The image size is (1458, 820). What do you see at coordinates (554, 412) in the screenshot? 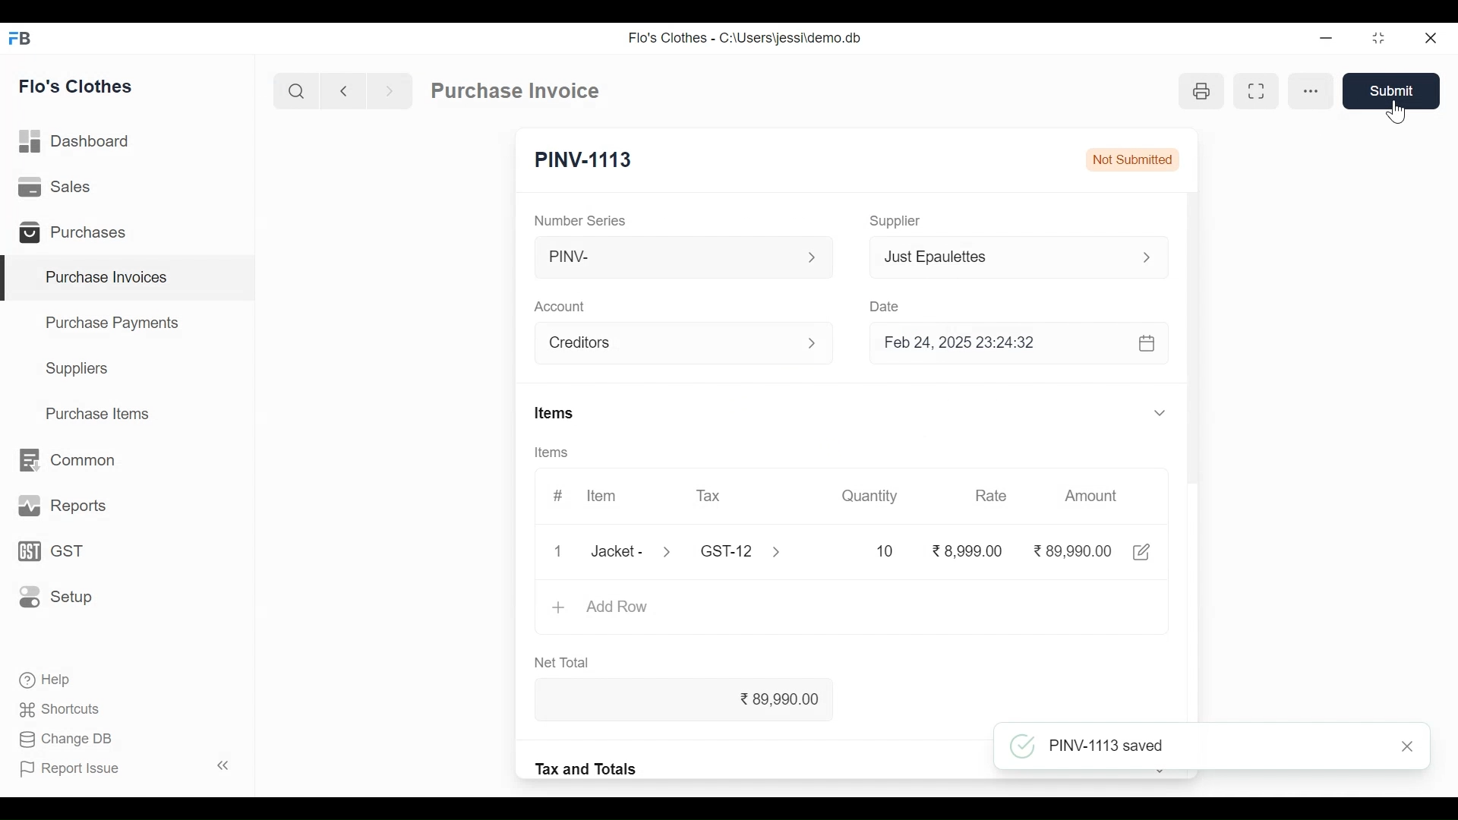
I see `Items` at bounding box center [554, 412].